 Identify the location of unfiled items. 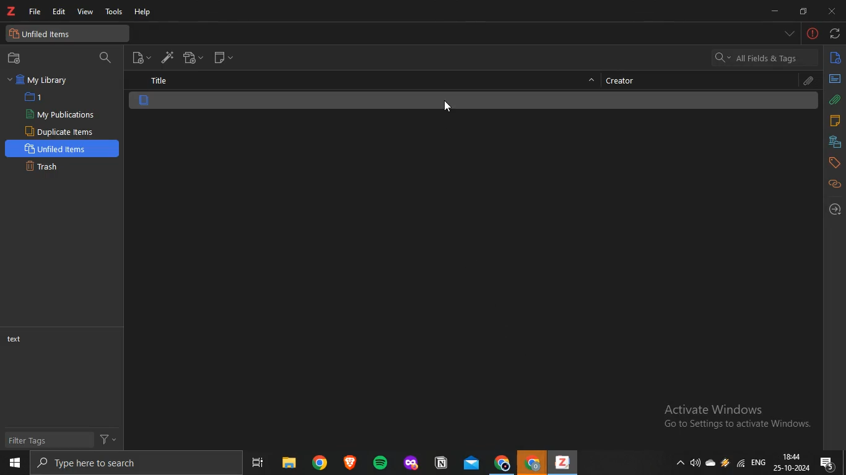
(69, 32).